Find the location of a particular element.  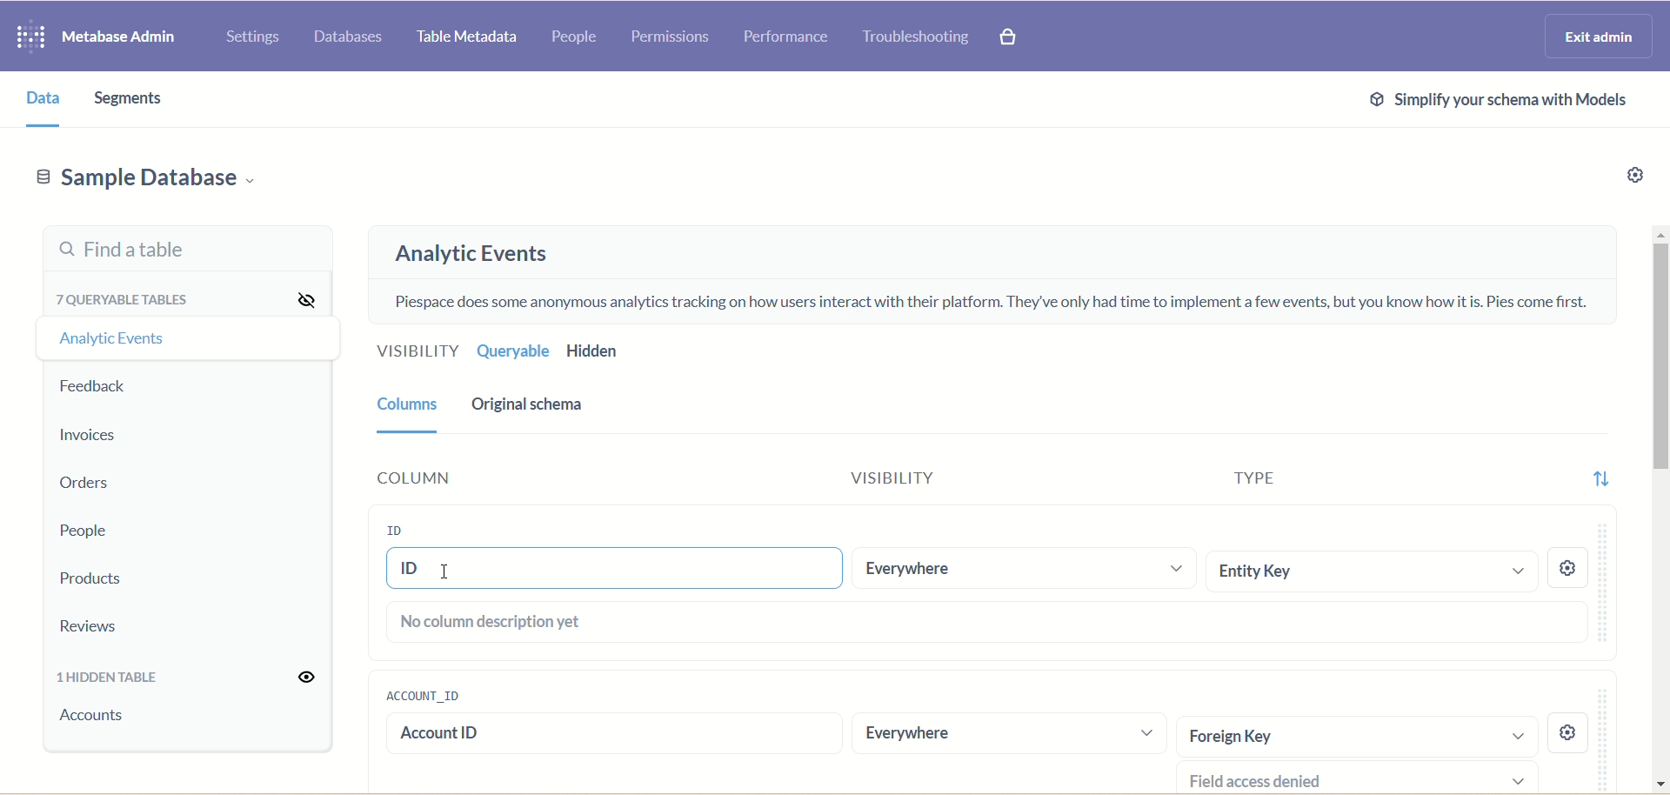

Metabase admin is located at coordinates (126, 38).